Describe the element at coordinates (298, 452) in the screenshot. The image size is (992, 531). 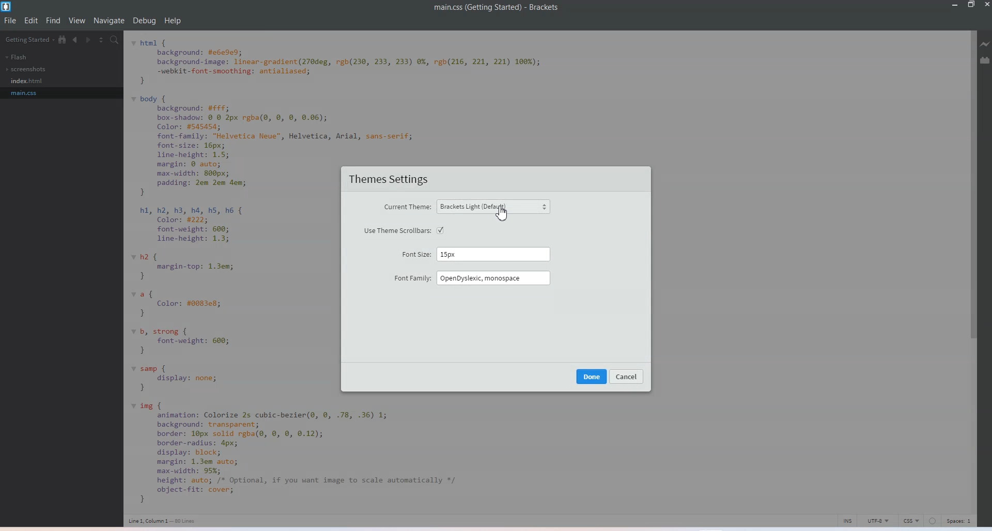
I see `code` at that location.